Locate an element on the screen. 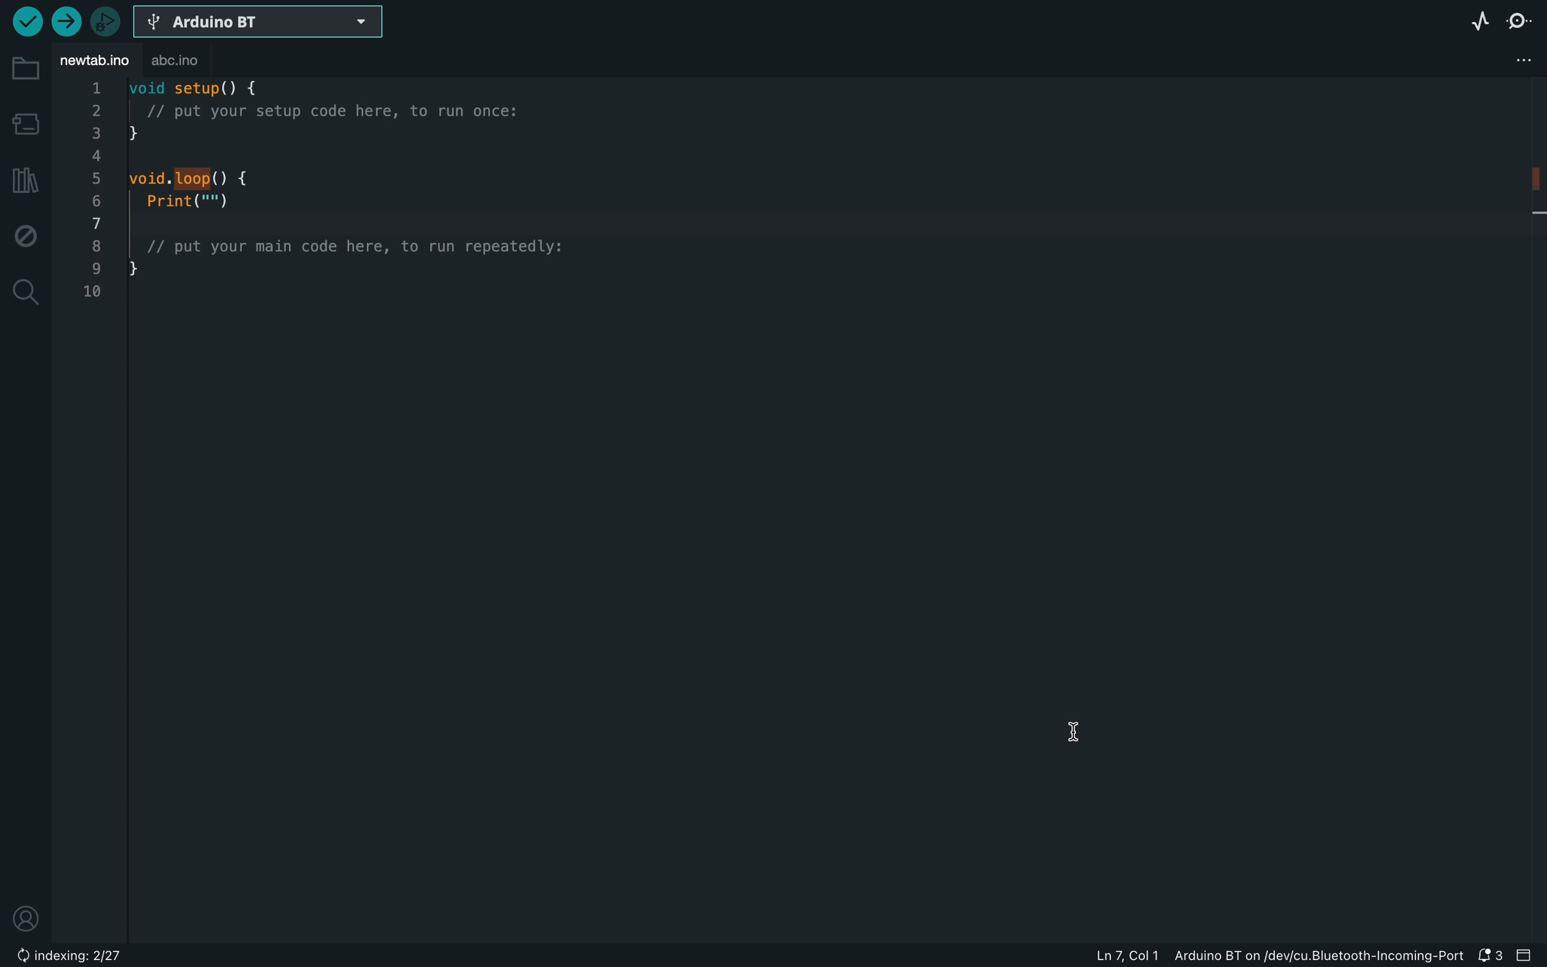  serial plotter is located at coordinates (1478, 21).